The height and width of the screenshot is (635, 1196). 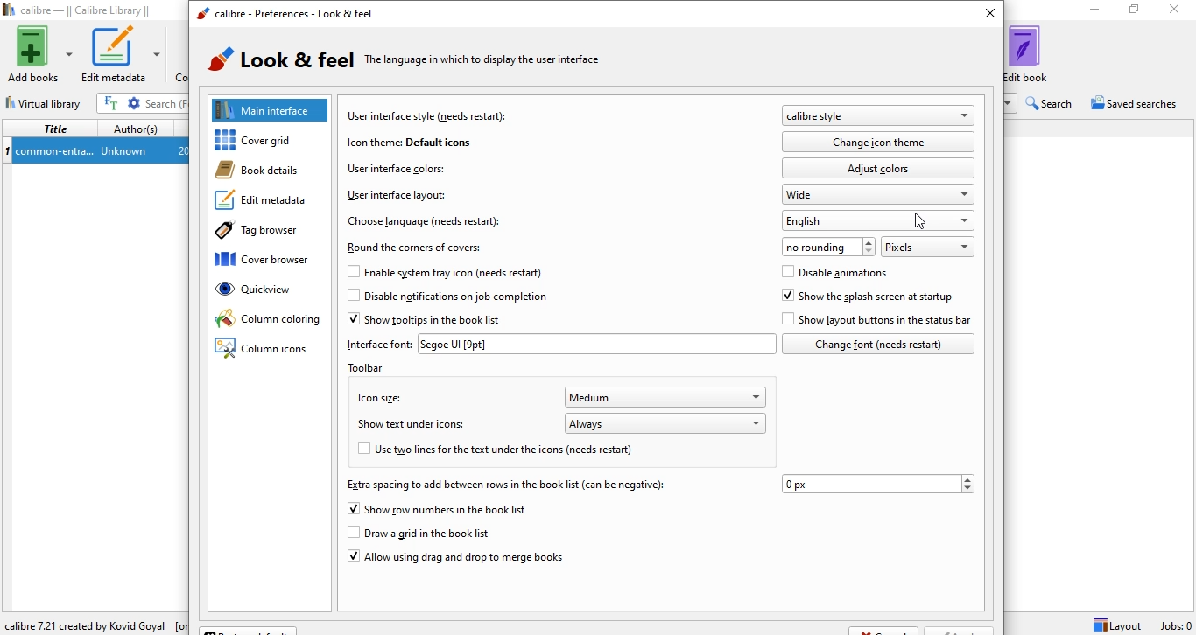 What do you see at coordinates (426, 220) in the screenshot?
I see `choose language (needs restart)` at bounding box center [426, 220].